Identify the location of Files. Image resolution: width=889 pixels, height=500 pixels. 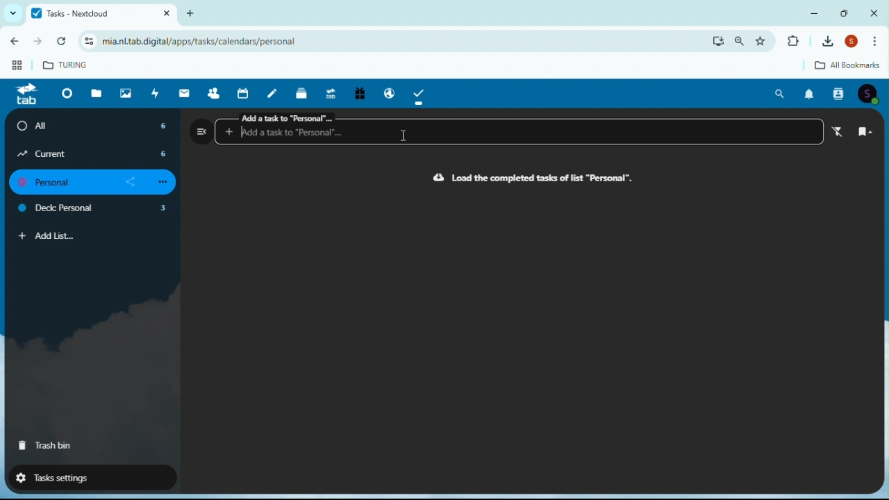
(99, 92).